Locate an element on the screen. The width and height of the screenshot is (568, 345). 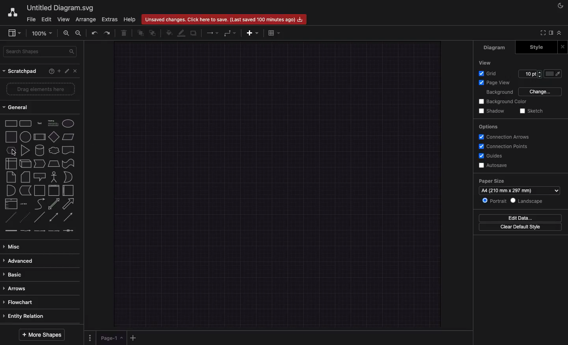
Arrange is located at coordinates (86, 20).